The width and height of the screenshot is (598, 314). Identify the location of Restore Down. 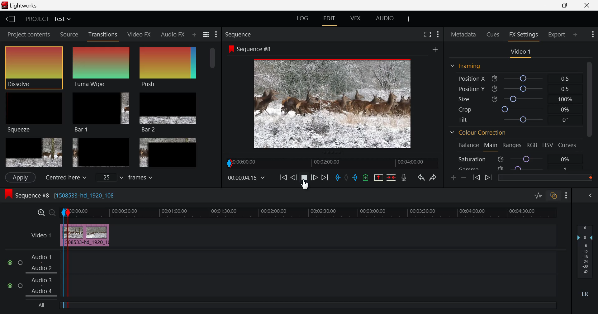
(545, 5).